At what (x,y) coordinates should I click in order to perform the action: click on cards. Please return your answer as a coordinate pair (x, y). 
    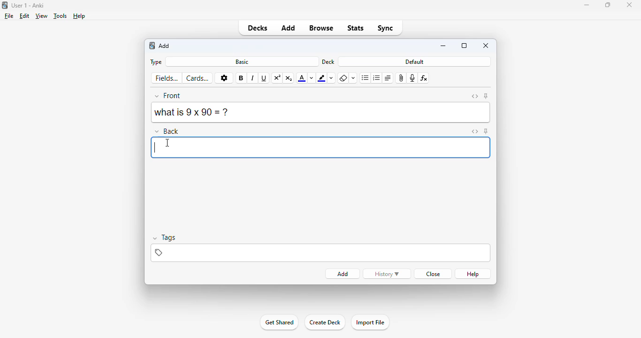
    Looking at the image, I should click on (198, 78).